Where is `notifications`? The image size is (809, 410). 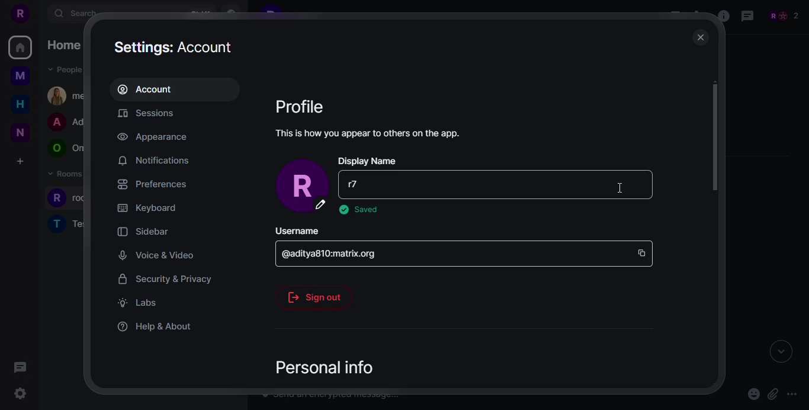 notifications is located at coordinates (155, 159).